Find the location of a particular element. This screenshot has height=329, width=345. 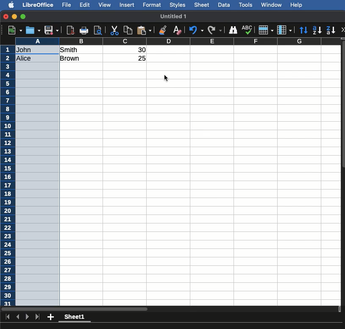

Last sheet is located at coordinates (37, 317).